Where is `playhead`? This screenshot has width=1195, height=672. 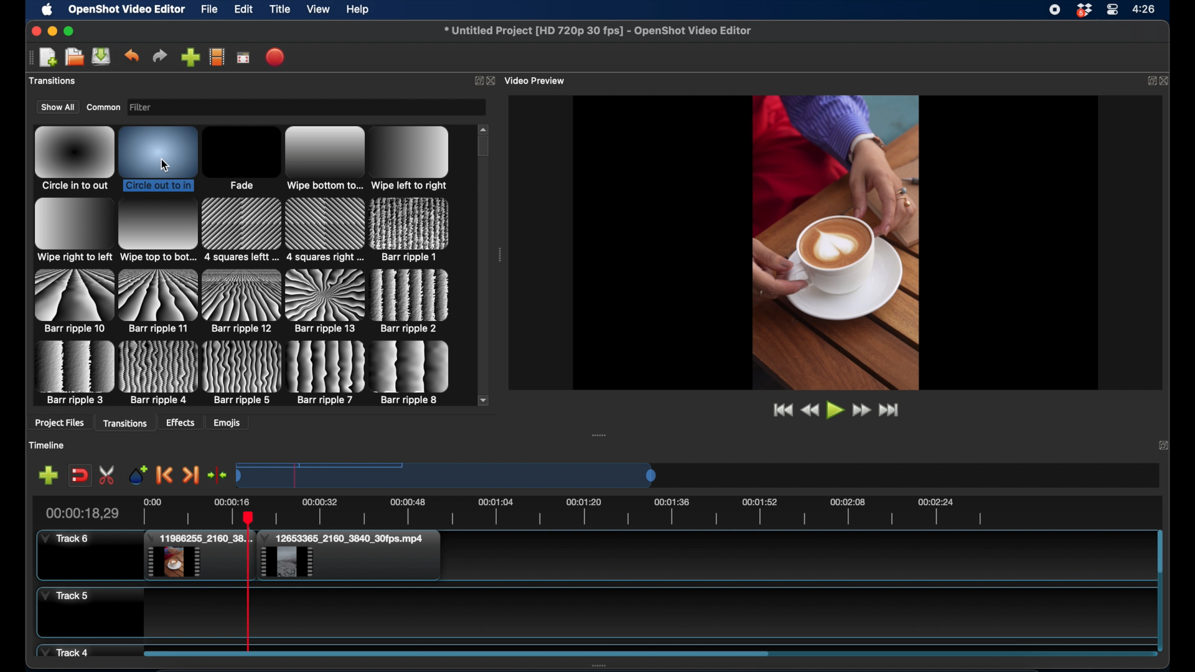 playhead is located at coordinates (248, 585).